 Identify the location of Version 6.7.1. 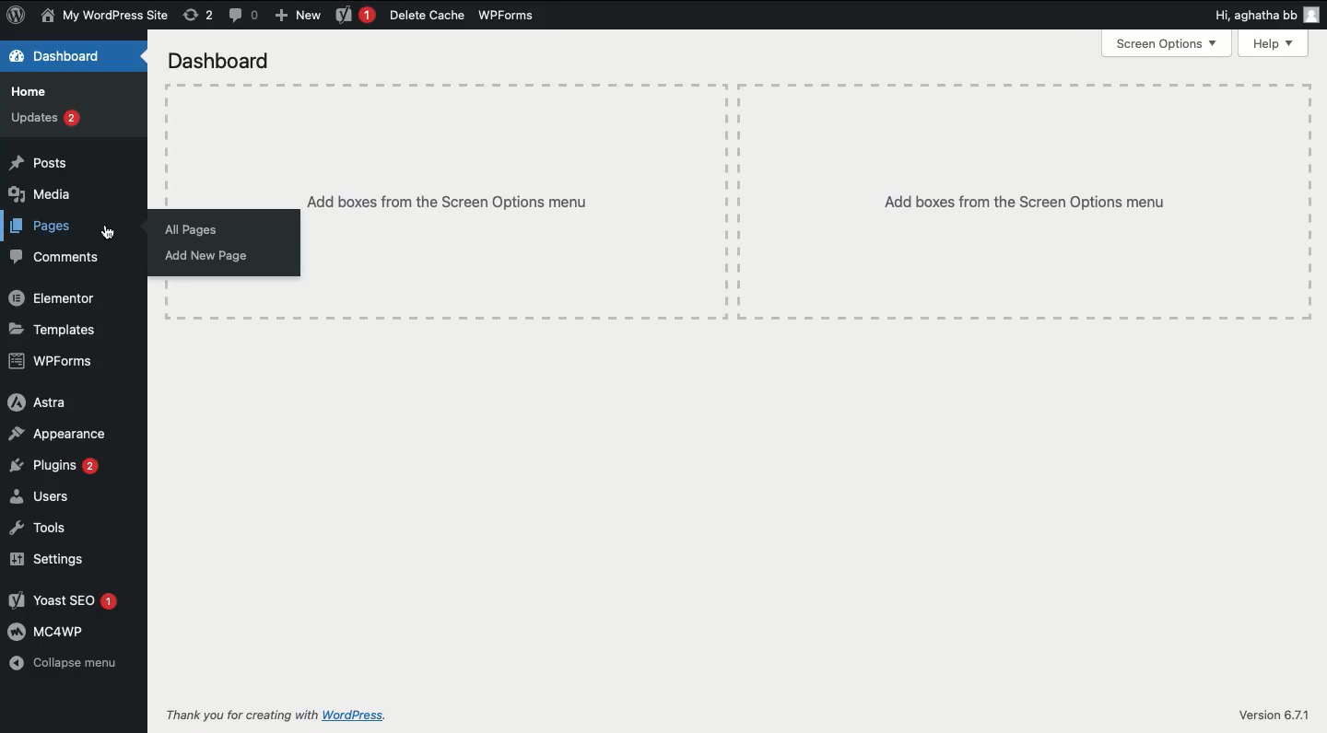
(1273, 710).